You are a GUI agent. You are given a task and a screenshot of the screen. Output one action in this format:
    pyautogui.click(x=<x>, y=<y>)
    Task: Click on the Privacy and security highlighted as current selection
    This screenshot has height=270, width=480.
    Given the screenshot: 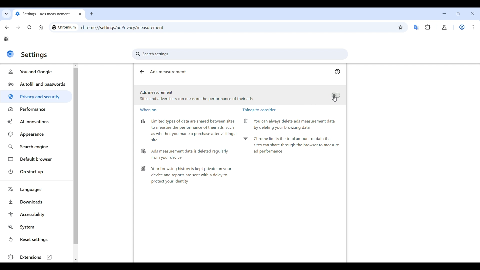 What is the action you would take?
    pyautogui.click(x=36, y=96)
    